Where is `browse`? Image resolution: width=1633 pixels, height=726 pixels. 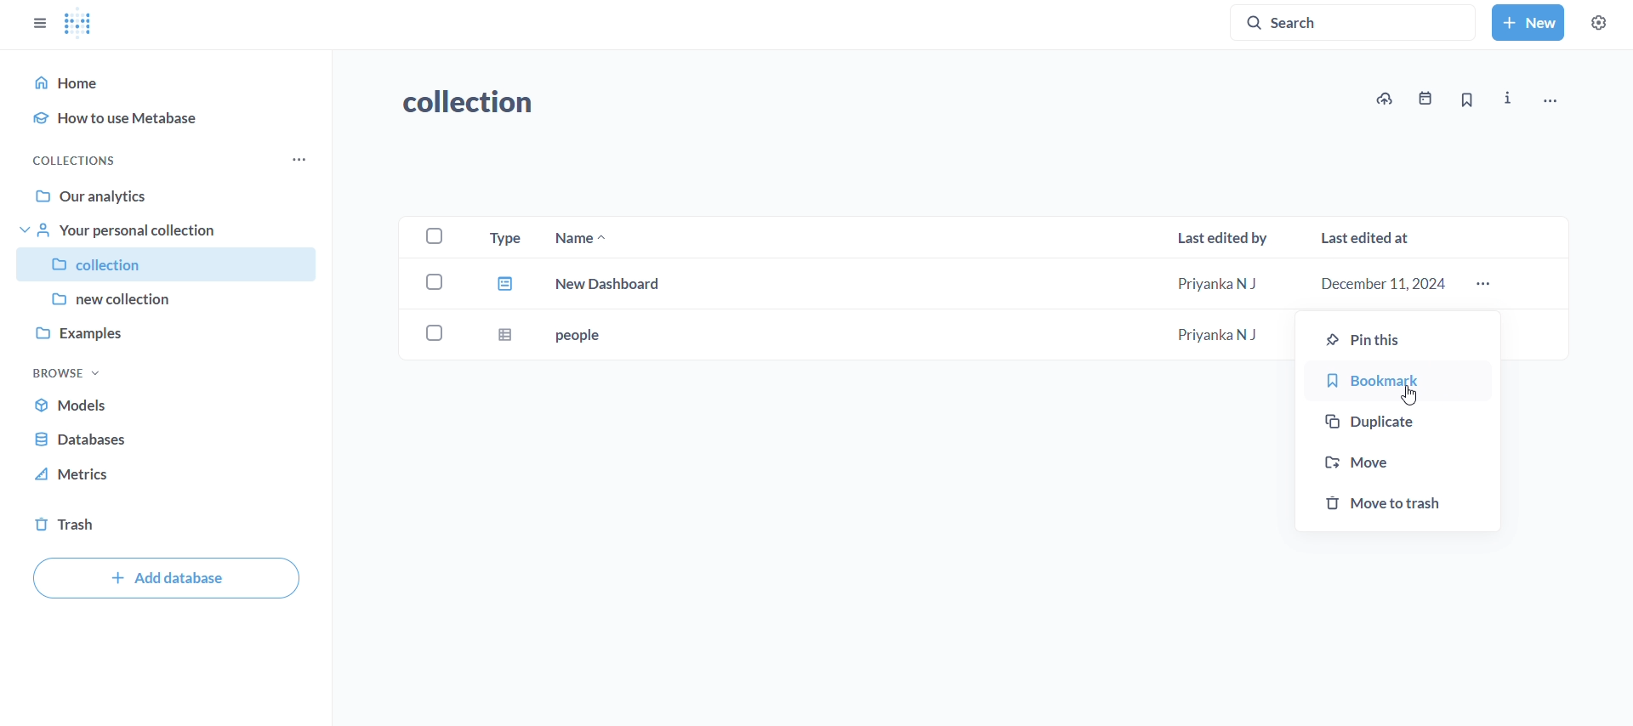 browse is located at coordinates (67, 372).